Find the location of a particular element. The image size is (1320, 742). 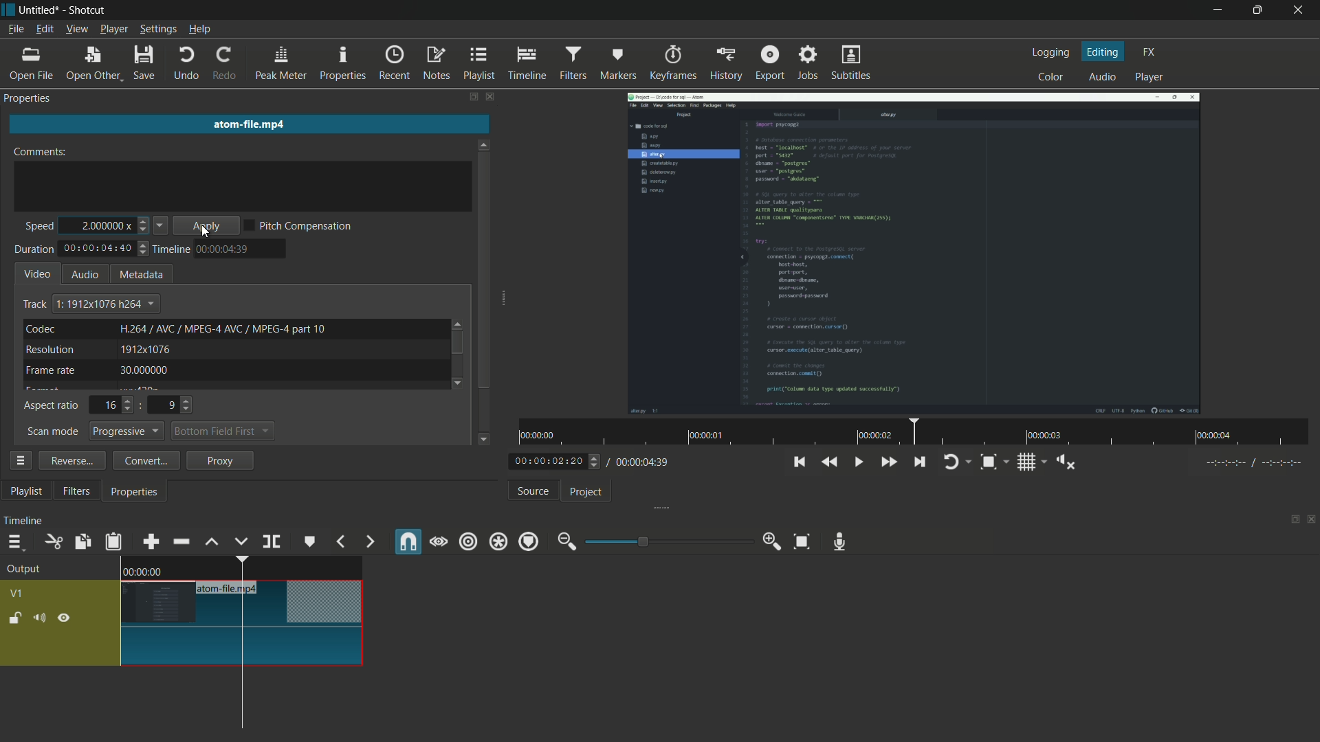

30 is located at coordinates (142, 370).